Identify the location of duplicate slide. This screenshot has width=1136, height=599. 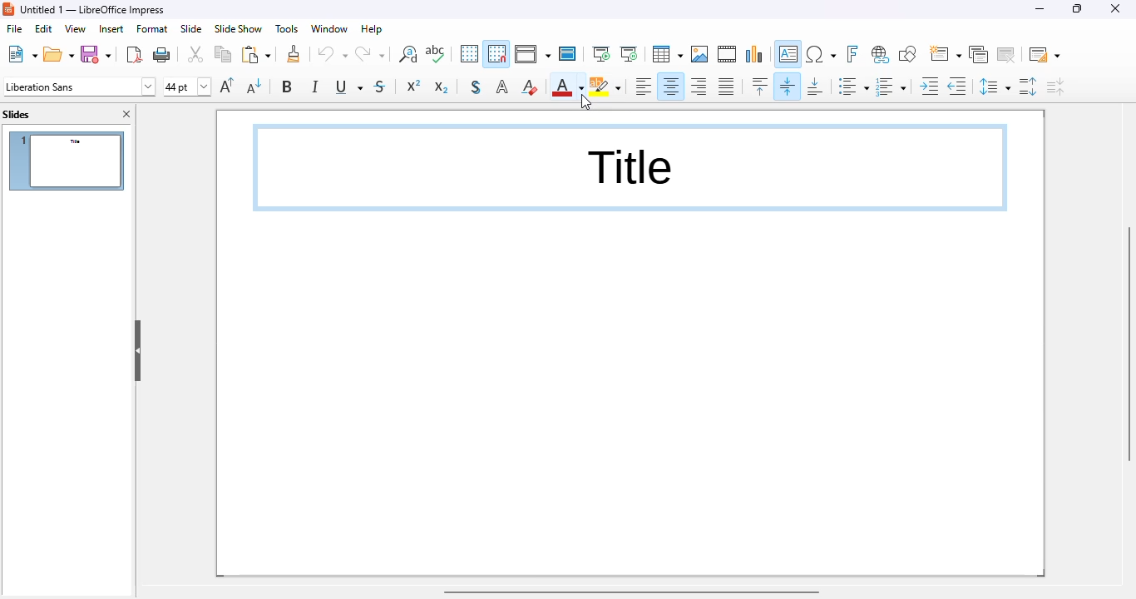
(979, 54).